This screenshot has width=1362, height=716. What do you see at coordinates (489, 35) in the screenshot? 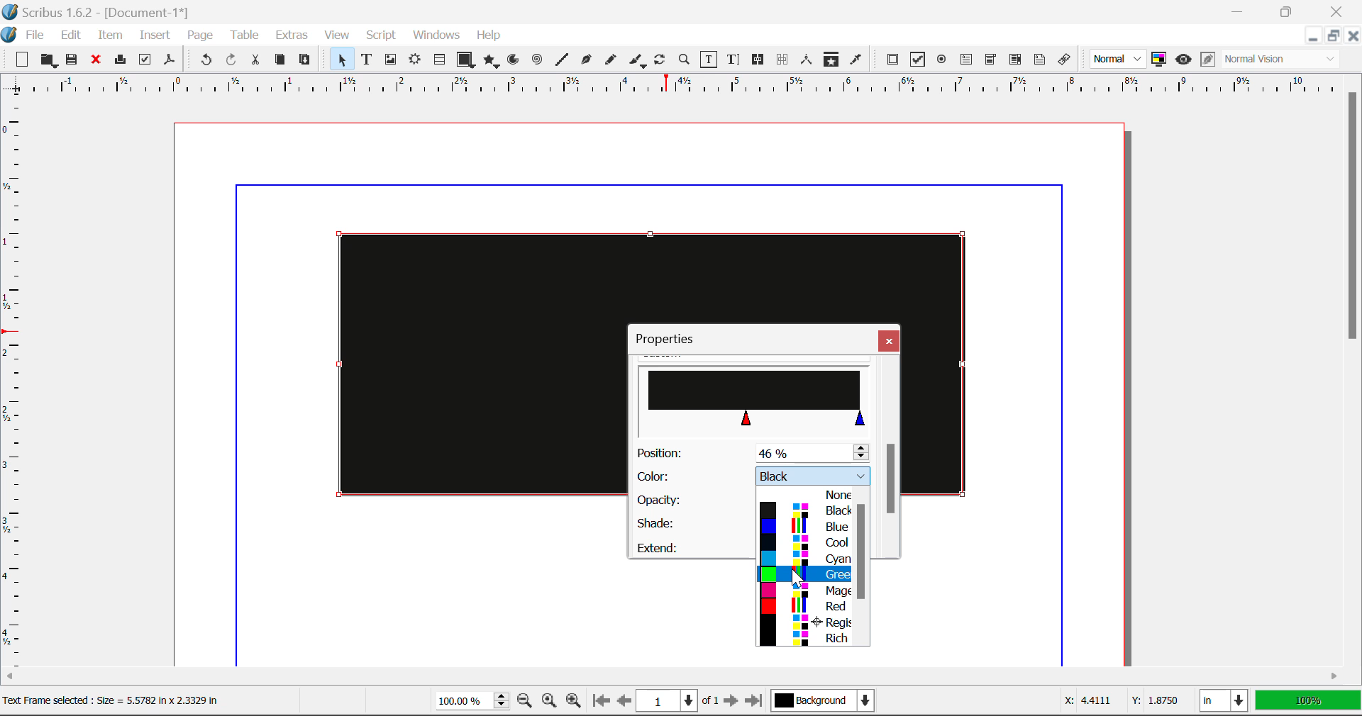
I see `Help` at bounding box center [489, 35].